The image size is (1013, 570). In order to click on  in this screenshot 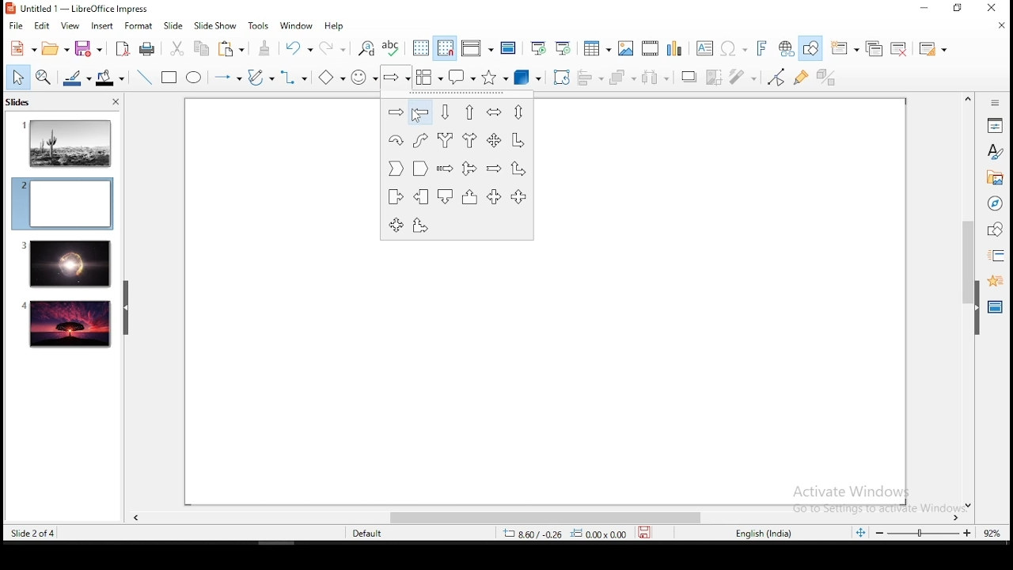, I will do `click(870, 498)`.